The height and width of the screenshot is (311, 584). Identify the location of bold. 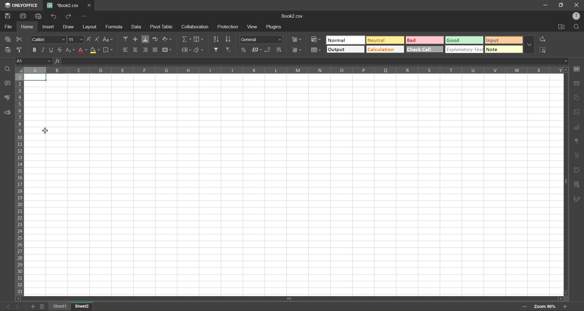
(33, 49).